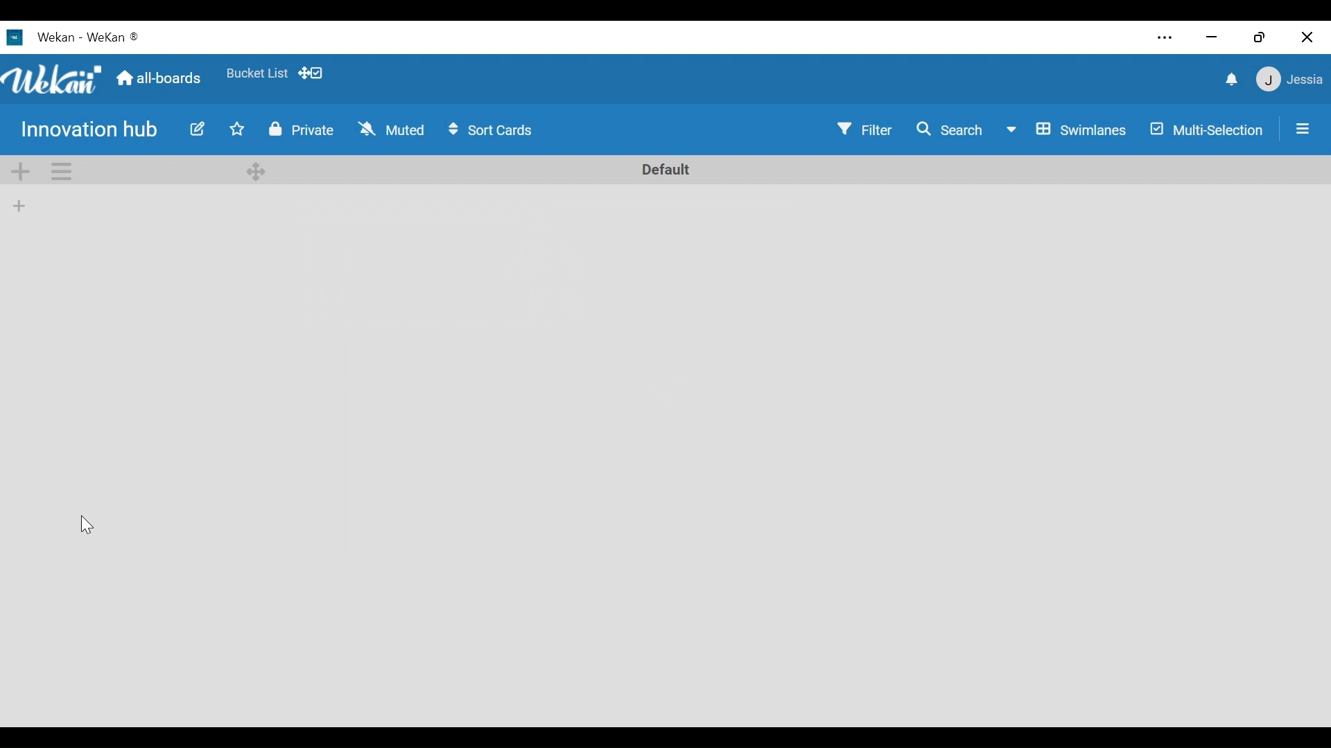 Image resolution: width=1331 pixels, height=748 pixels. I want to click on Board View, so click(1064, 130).